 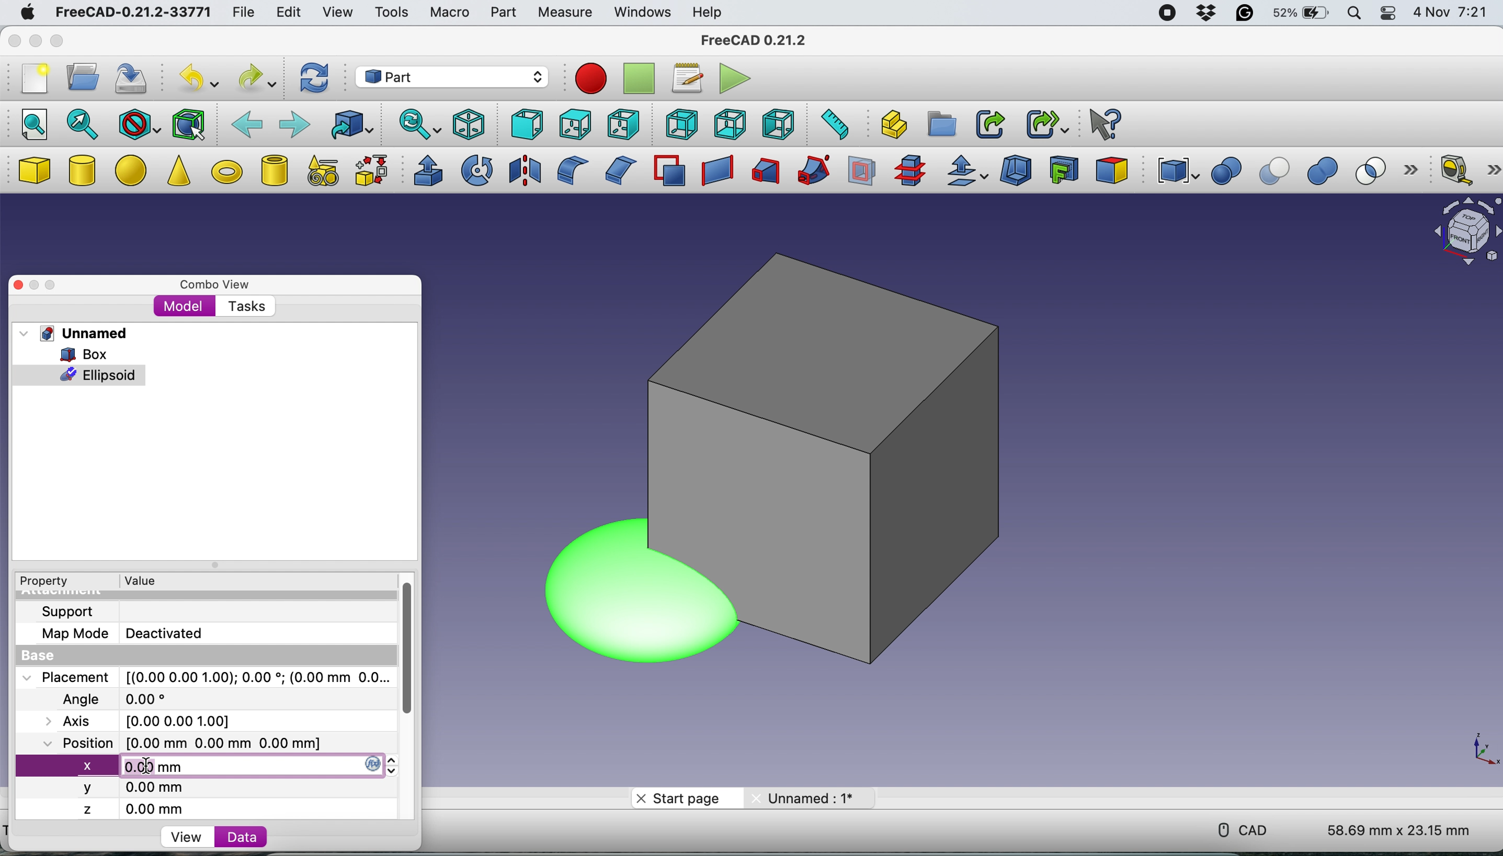 What do you see at coordinates (845, 452) in the screenshot?
I see `box` at bounding box center [845, 452].